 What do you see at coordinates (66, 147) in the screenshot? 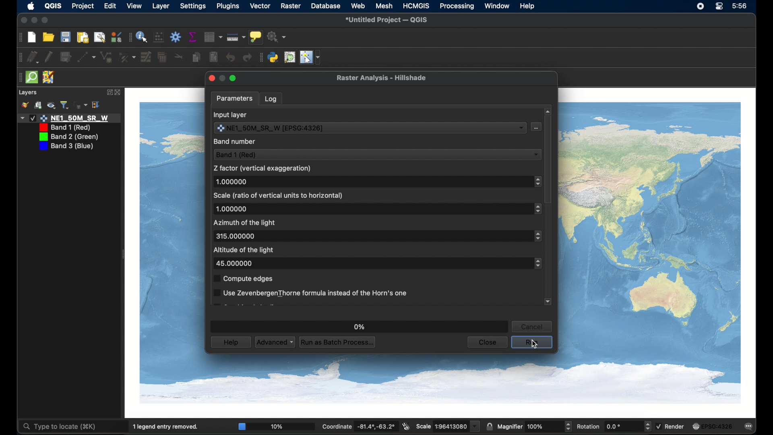
I see `layer 4` at bounding box center [66, 147].